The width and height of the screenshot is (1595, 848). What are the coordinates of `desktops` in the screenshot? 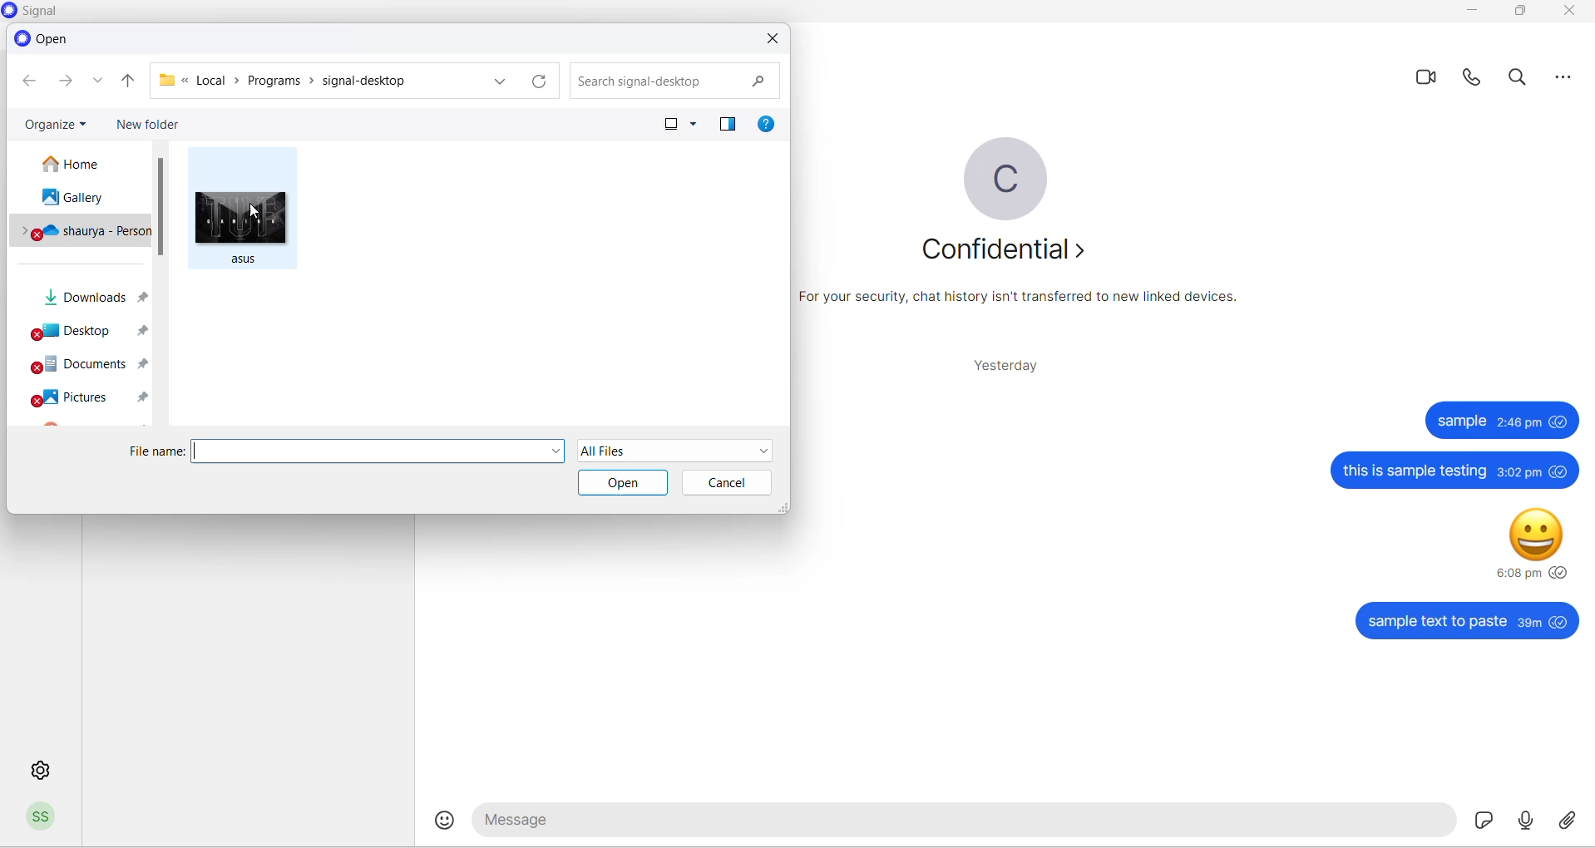 It's located at (84, 334).